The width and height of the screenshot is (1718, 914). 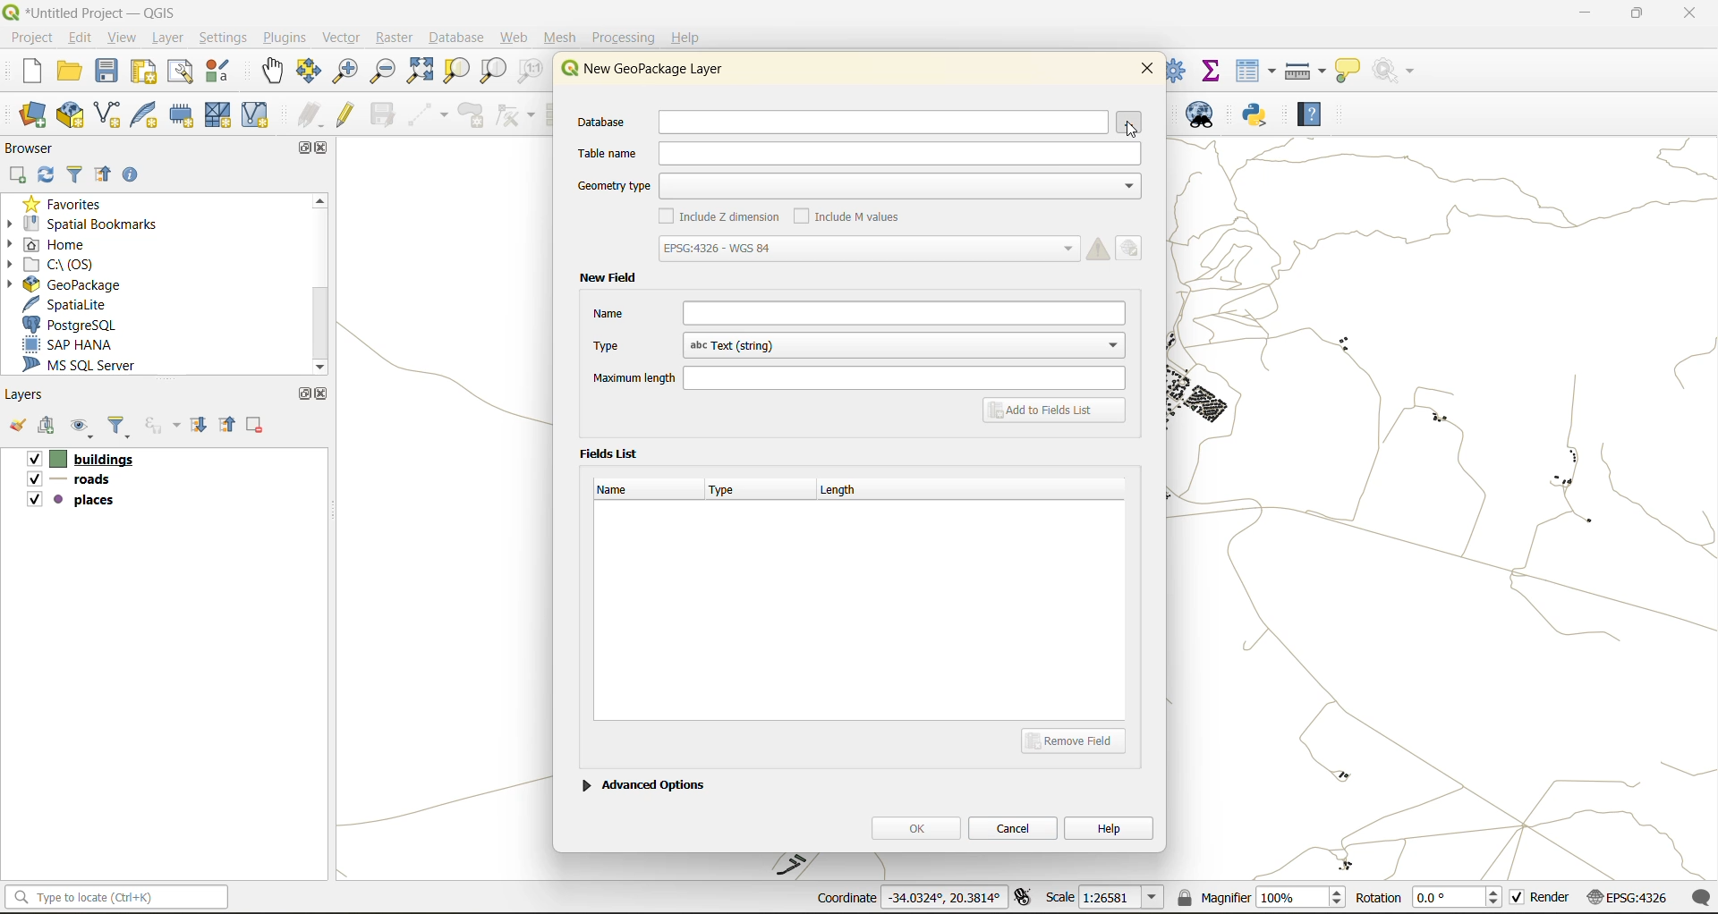 I want to click on enable properties, so click(x=135, y=173).